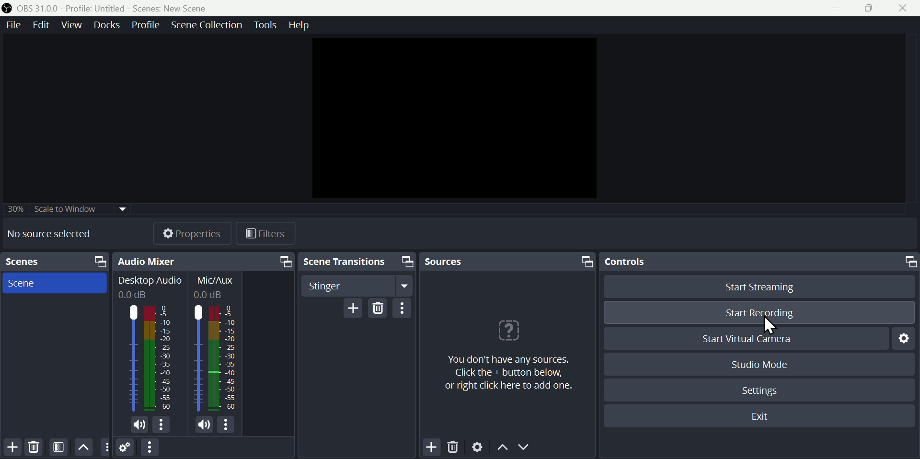  What do you see at coordinates (218, 344) in the screenshot?
I see `Mic/Aux` at bounding box center [218, 344].